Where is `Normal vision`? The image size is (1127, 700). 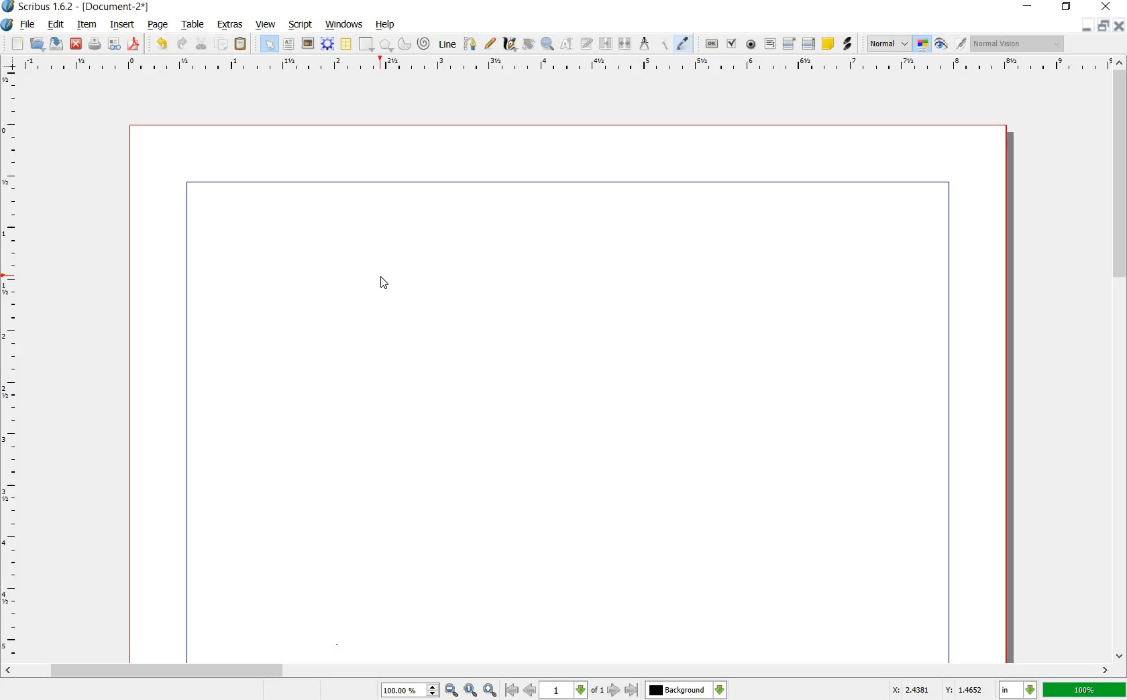 Normal vision is located at coordinates (1016, 44).